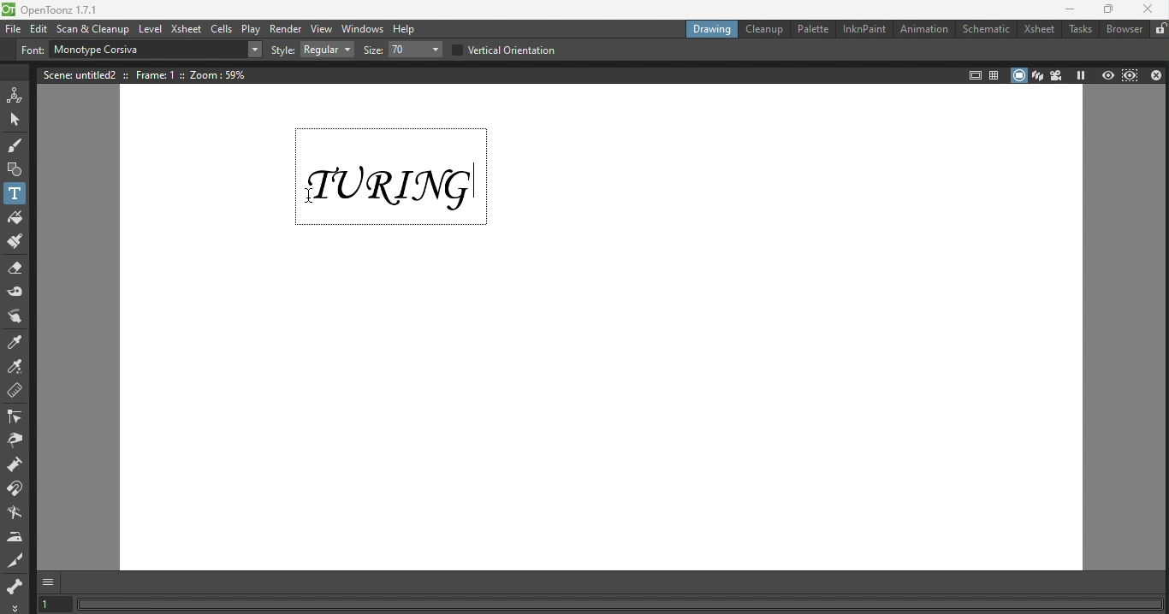 The width and height of the screenshot is (1169, 614). What do you see at coordinates (707, 30) in the screenshot?
I see `Drawing` at bounding box center [707, 30].